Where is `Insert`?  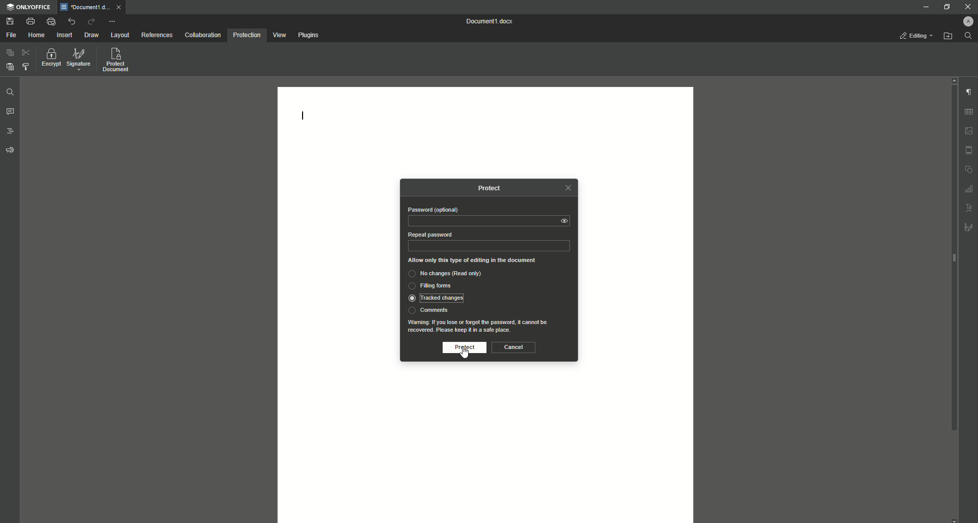 Insert is located at coordinates (63, 35).